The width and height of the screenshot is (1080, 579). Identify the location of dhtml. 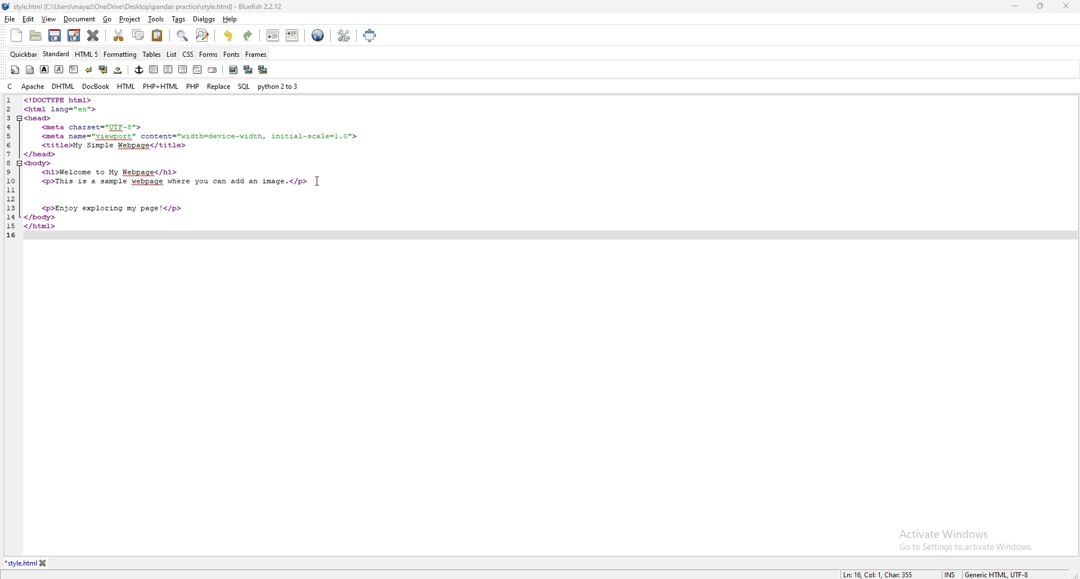
(64, 87).